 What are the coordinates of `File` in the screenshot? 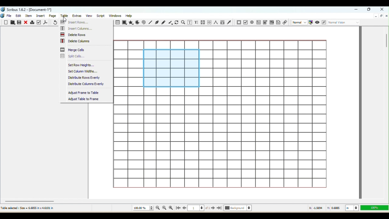 It's located at (10, 15).